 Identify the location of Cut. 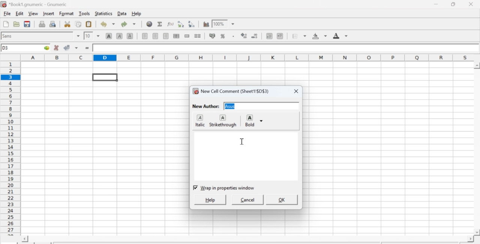
(67, 24).